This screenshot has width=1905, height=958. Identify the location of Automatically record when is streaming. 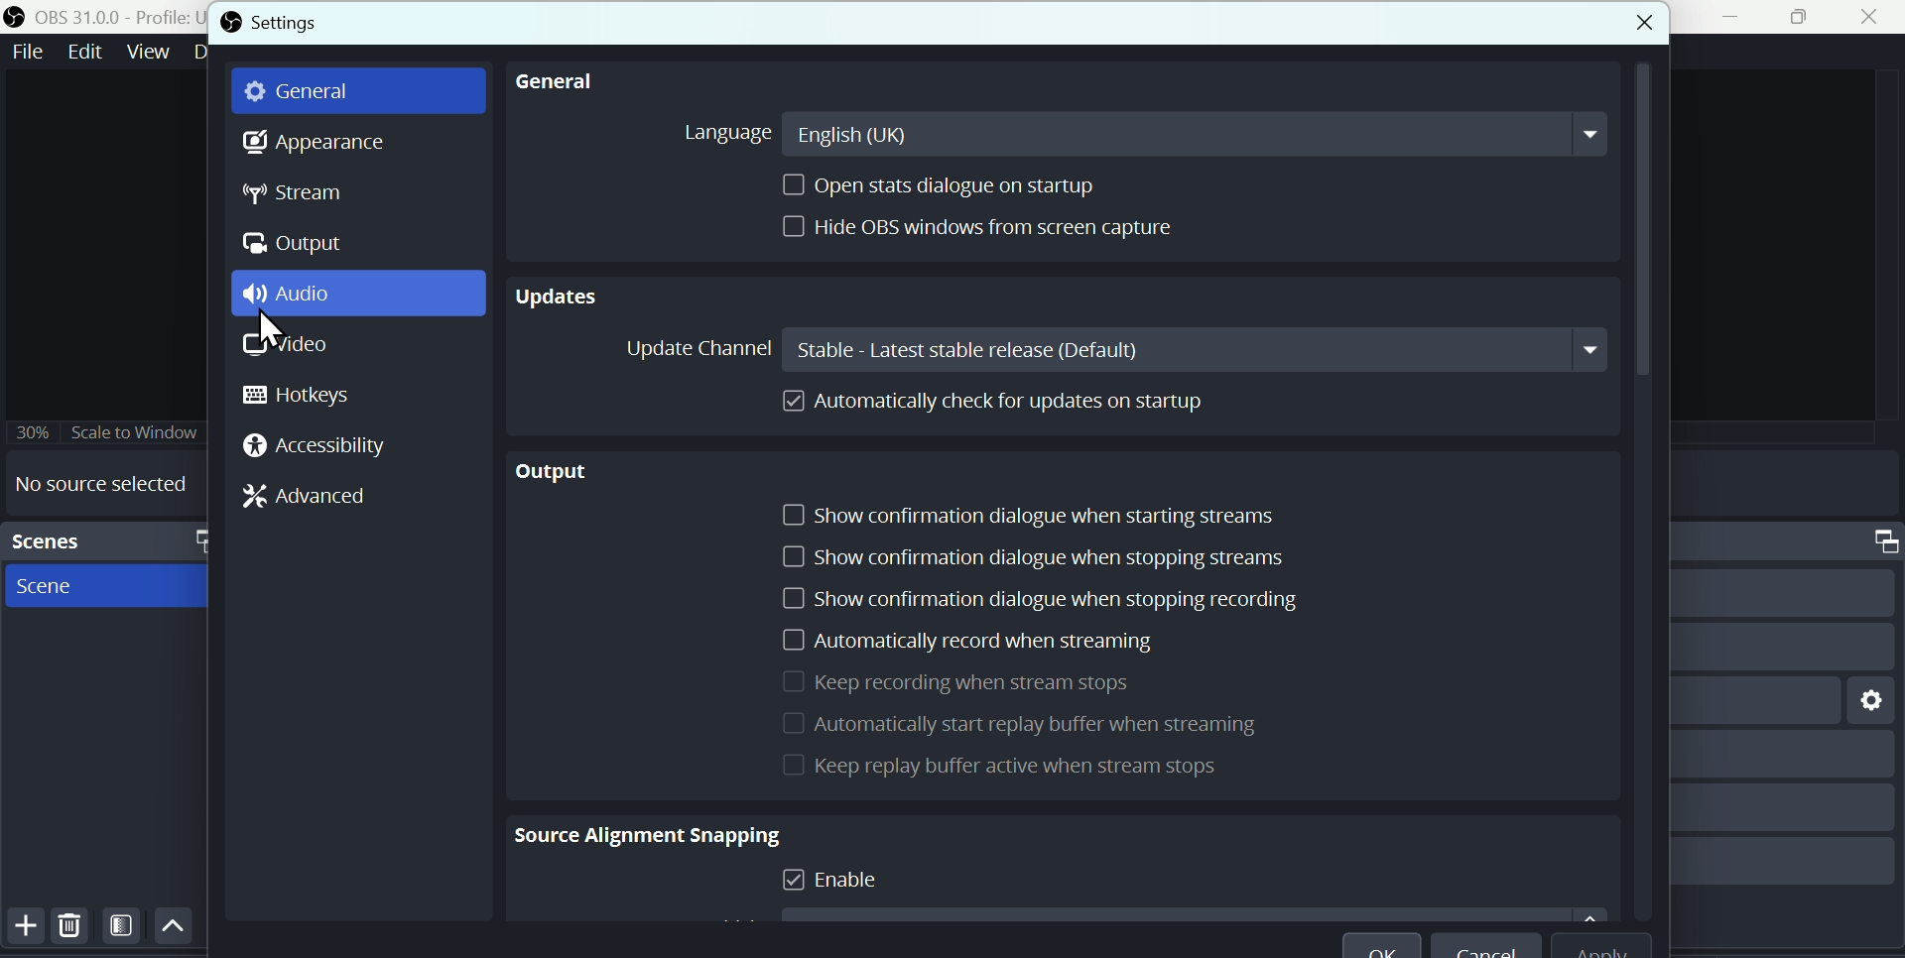
(977, 645).